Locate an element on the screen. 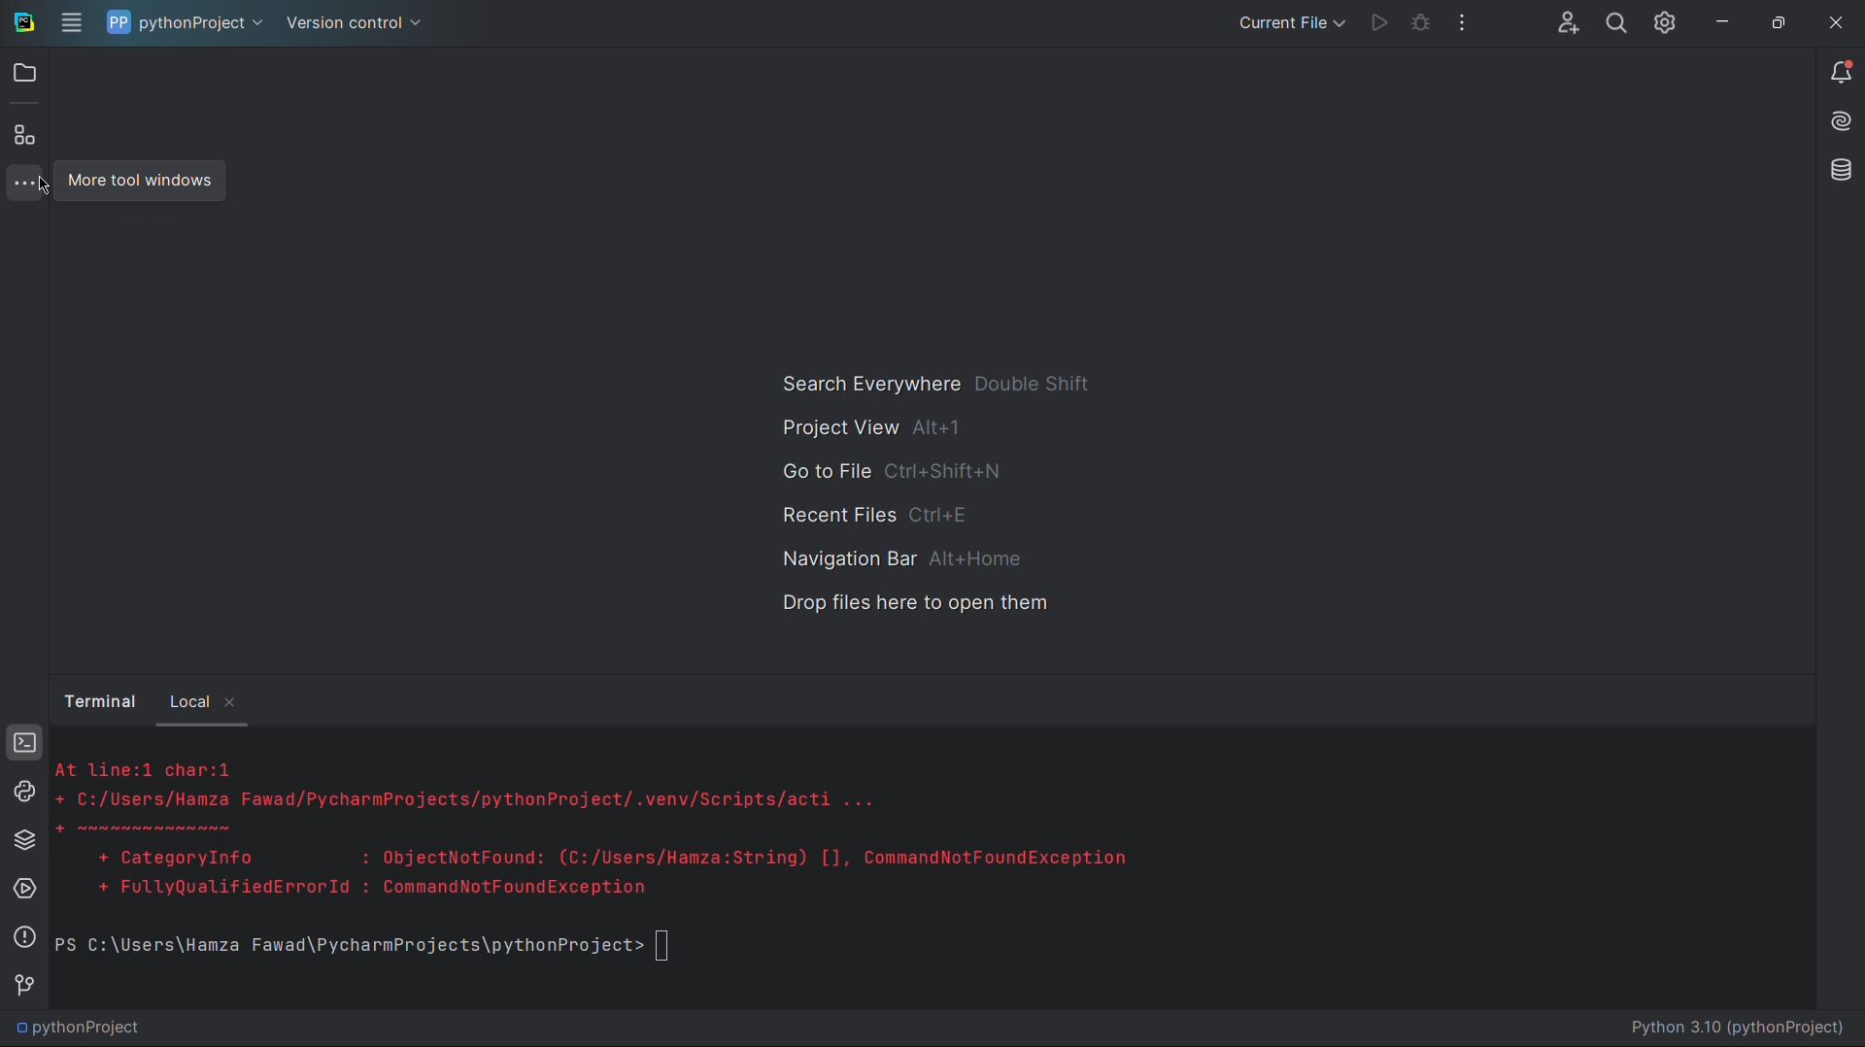 The height and width of the screenshot is (1047, 1865). Packages is located at coordinates (23, 839).